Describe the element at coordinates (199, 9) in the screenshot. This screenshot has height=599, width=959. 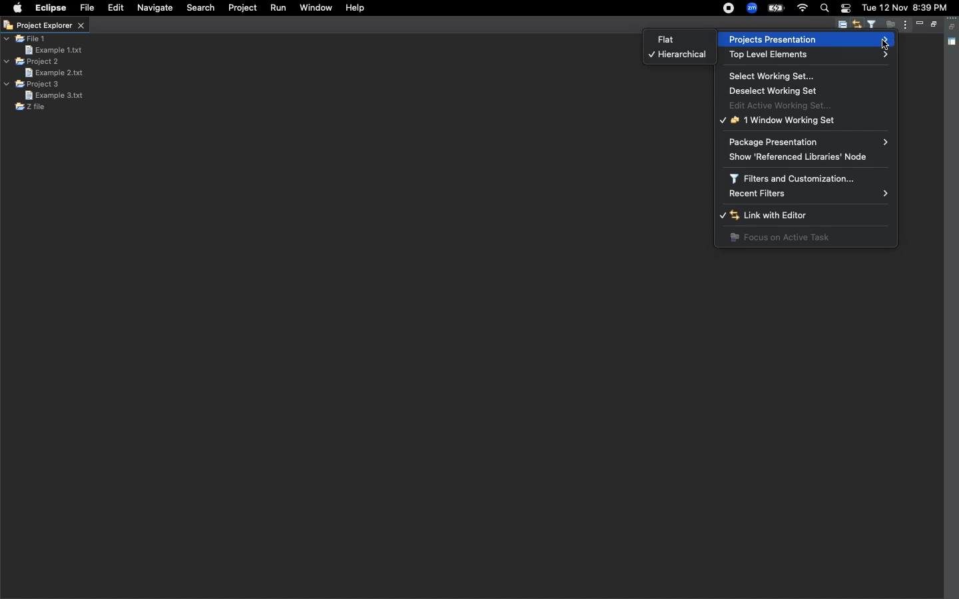
I see `Search` at that location.